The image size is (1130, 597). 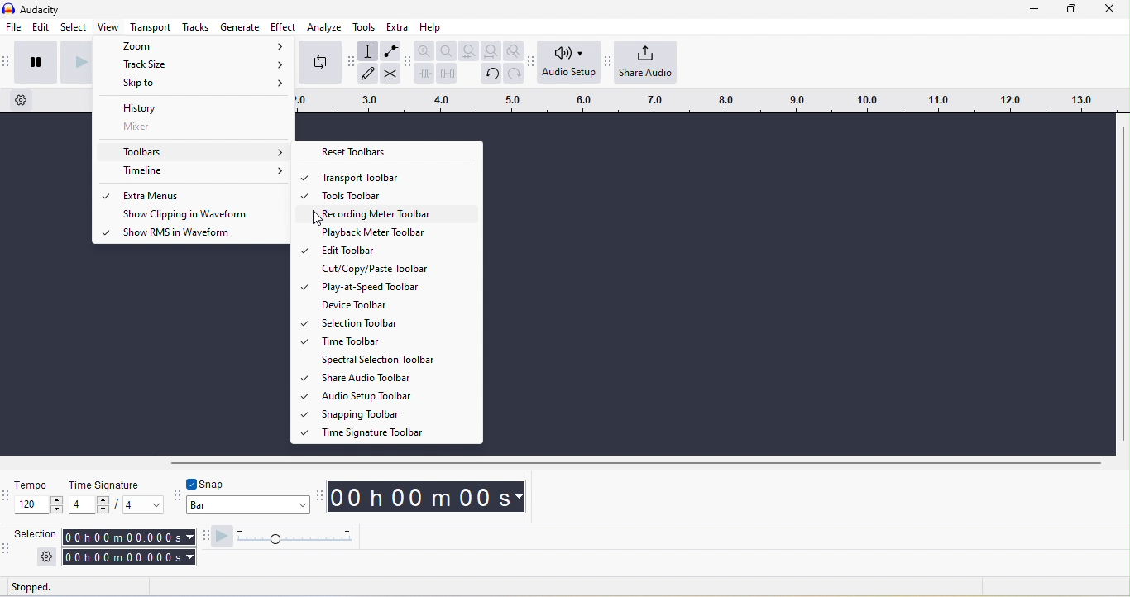 What do you see at coordinates (395, 377) in the screenshot?
I see `Share audio toolbar` at bounding box center [395, 377].